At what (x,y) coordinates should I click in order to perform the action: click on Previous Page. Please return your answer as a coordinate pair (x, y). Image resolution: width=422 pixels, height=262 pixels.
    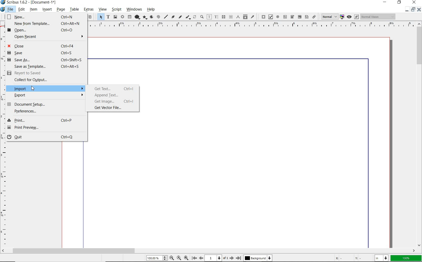
    Looking at the image, I should click on (200, 258).